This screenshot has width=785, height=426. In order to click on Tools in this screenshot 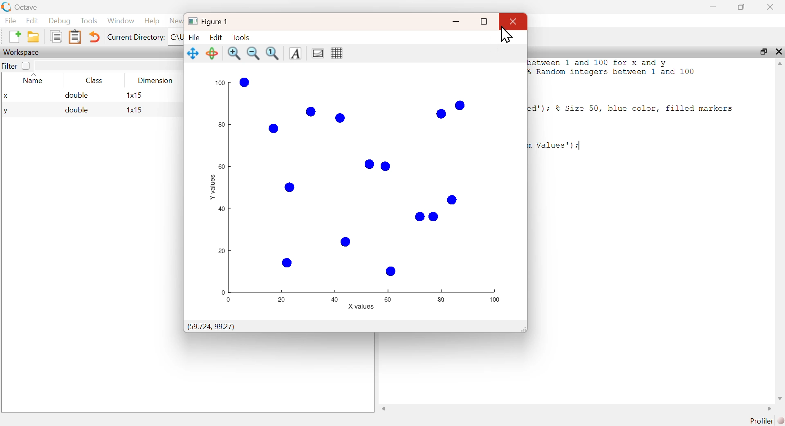, I will do `click(89, 20)`.